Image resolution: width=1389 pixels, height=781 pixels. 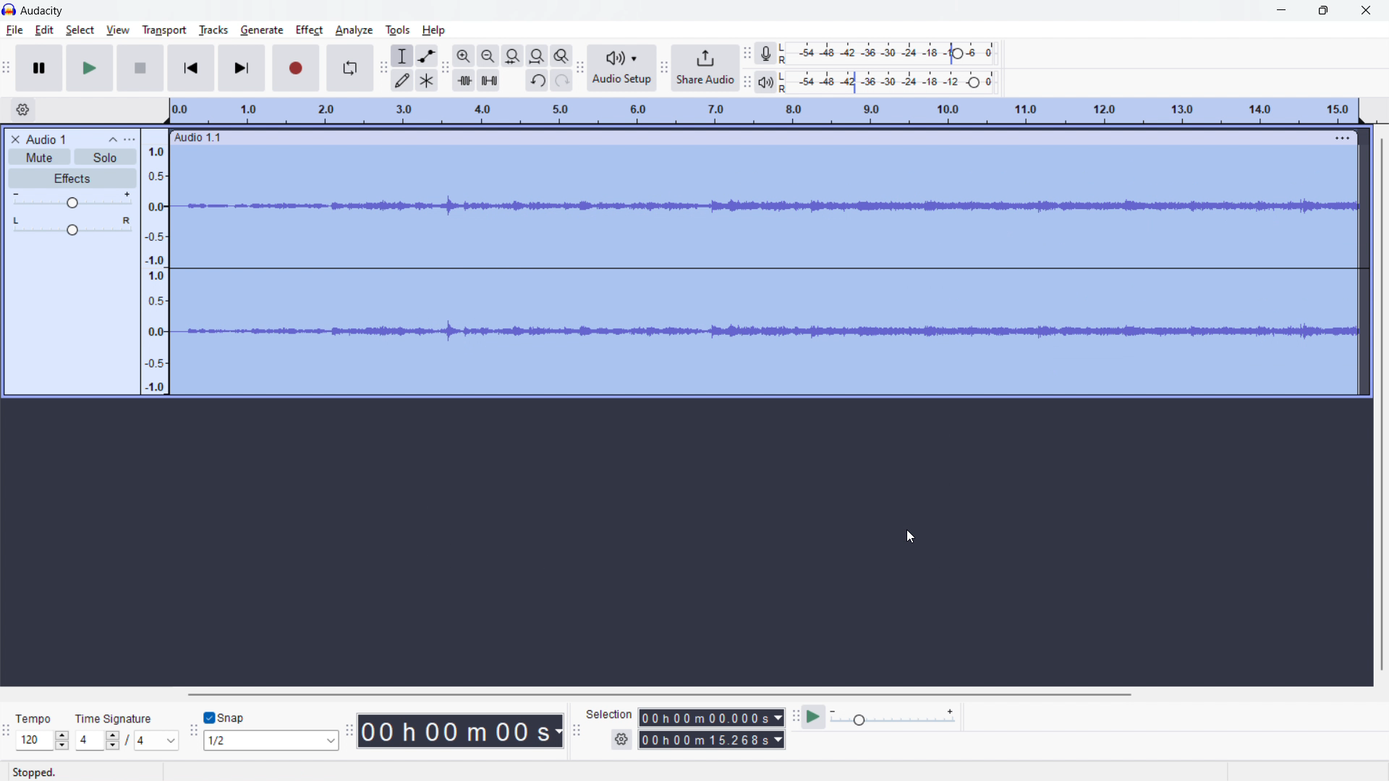 What do you see at coordinates (747, 54) in the screenshot?
I see `recording meter toolbar` at bounding box center [747, 54].